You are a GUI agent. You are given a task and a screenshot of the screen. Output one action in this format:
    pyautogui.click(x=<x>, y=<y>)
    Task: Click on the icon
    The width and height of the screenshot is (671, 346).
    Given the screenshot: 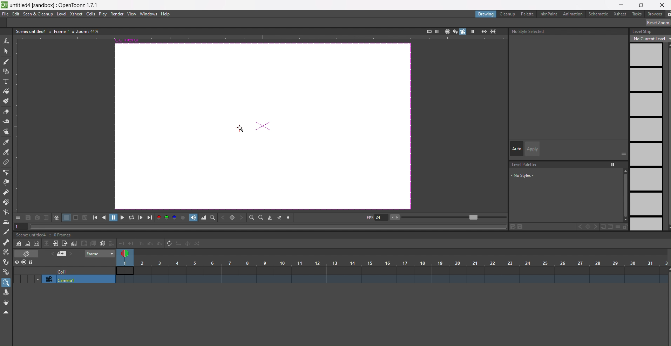 What is the action you would take?
    pyautogui.click(x=489, y=32)
    